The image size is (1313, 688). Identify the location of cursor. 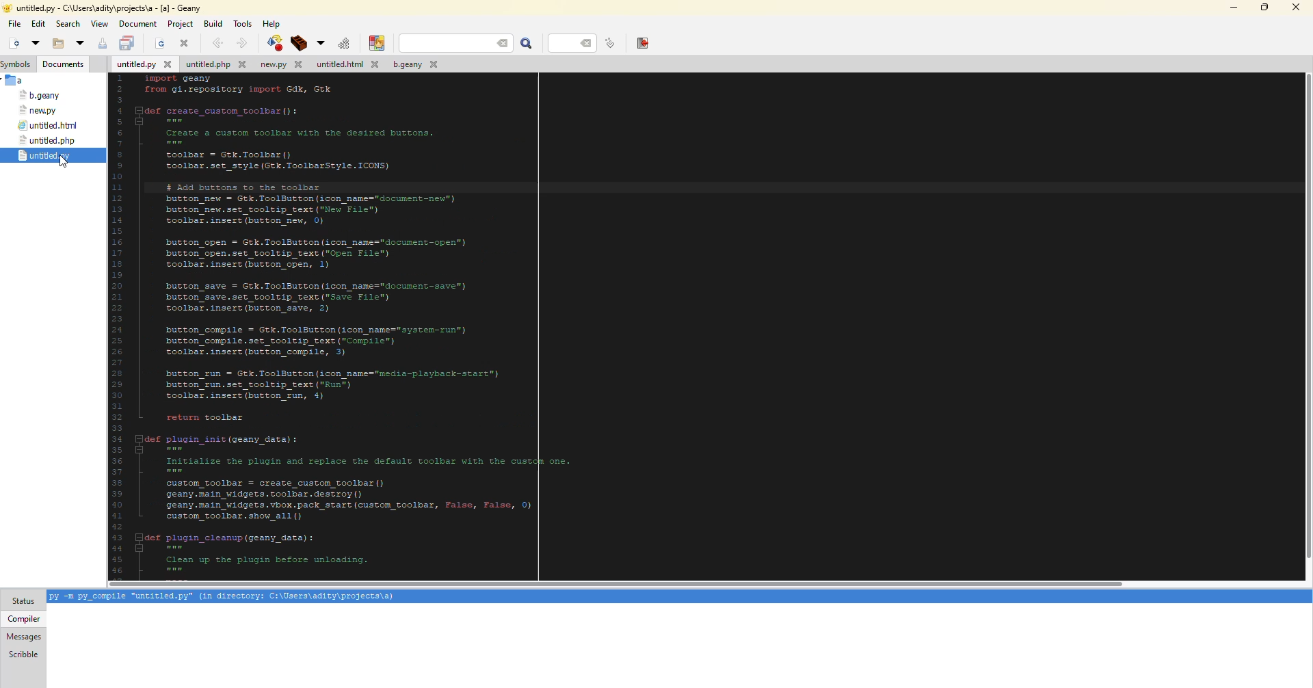
(63, 165).